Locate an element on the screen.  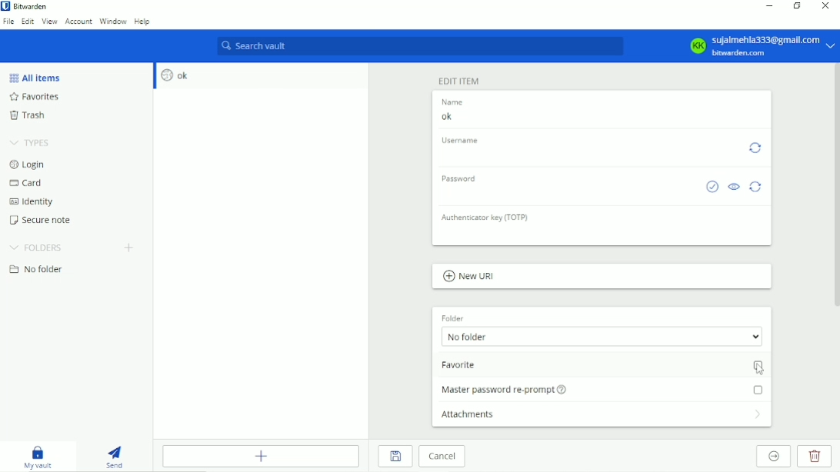
Name  is located at coordinates (455, 102).